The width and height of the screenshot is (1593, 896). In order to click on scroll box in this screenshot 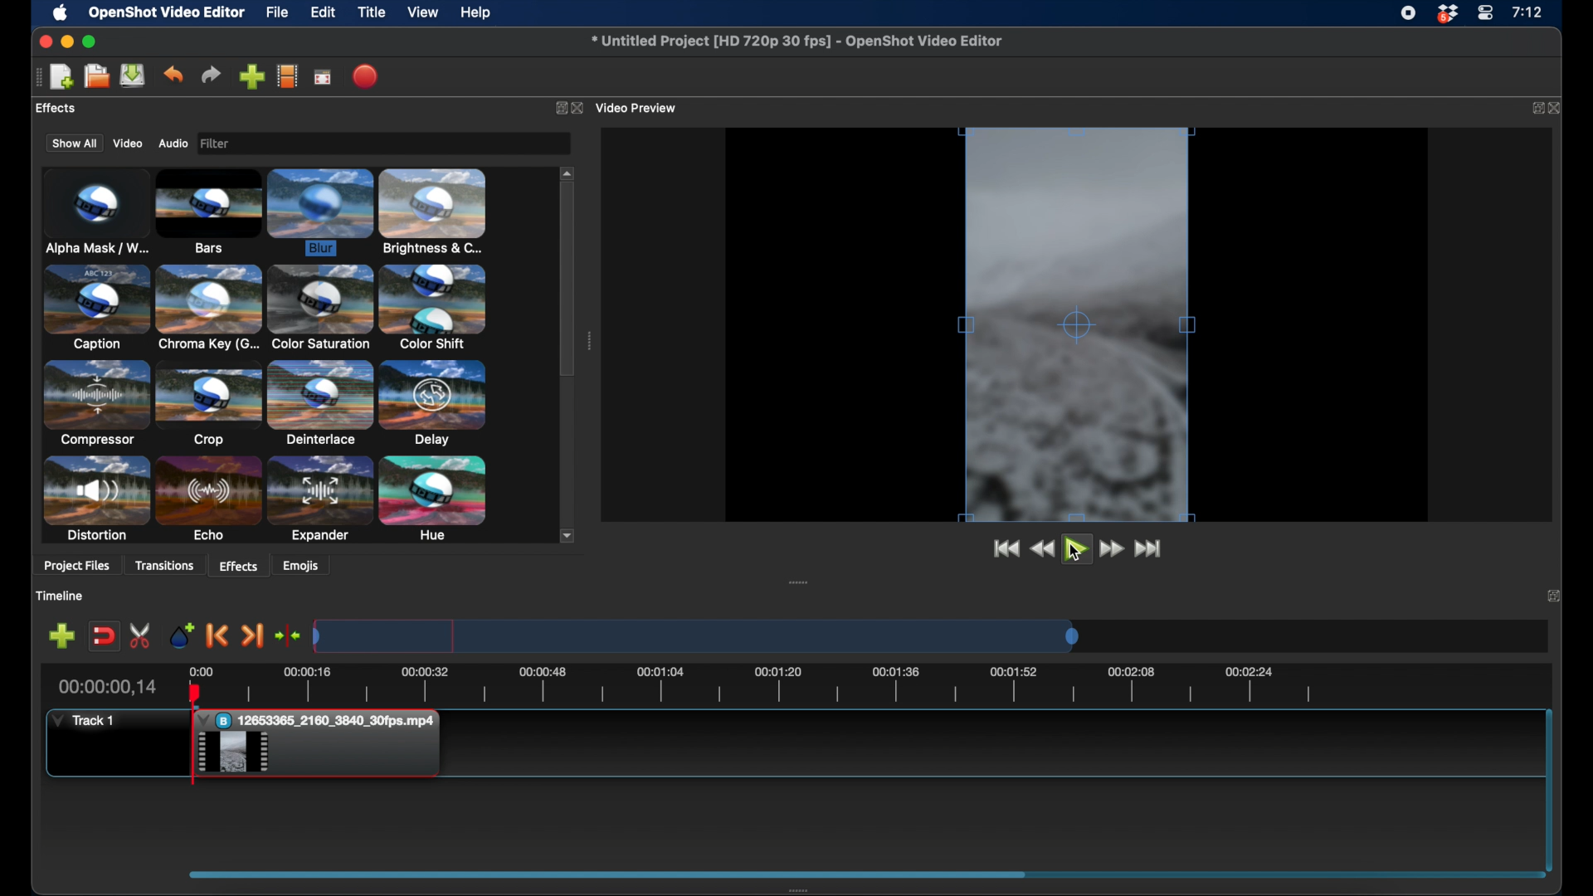, I will do `click(568, 282)`.